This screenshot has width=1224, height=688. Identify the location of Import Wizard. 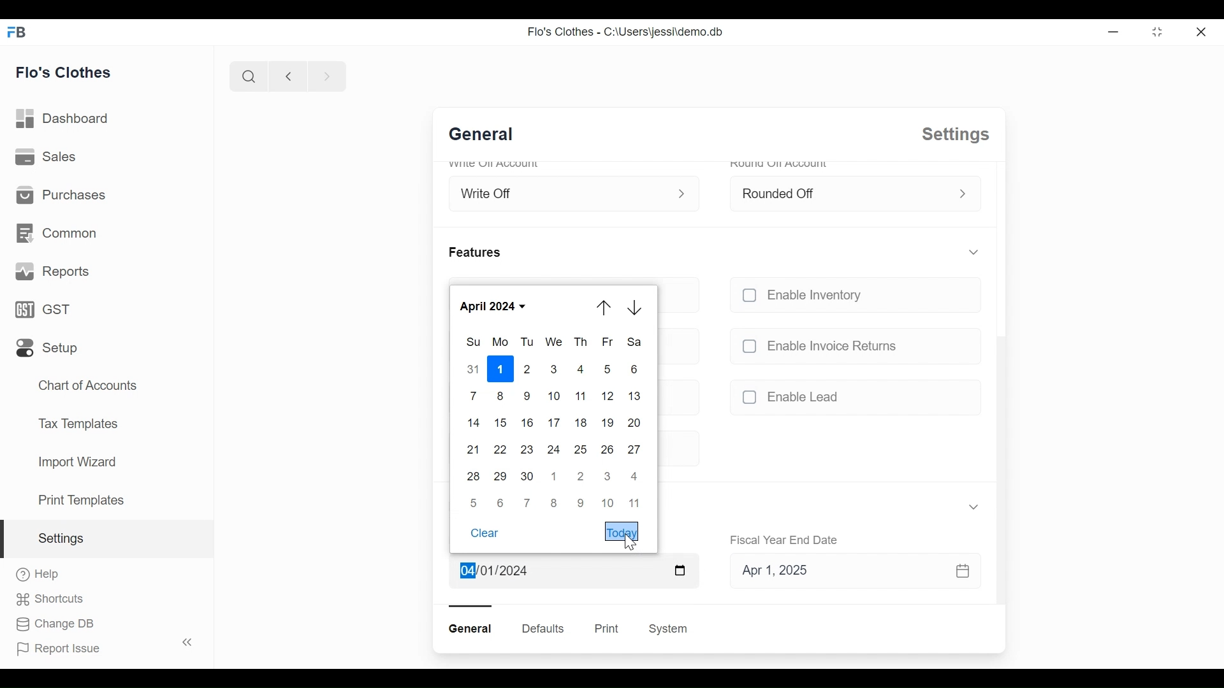
(76, 463).